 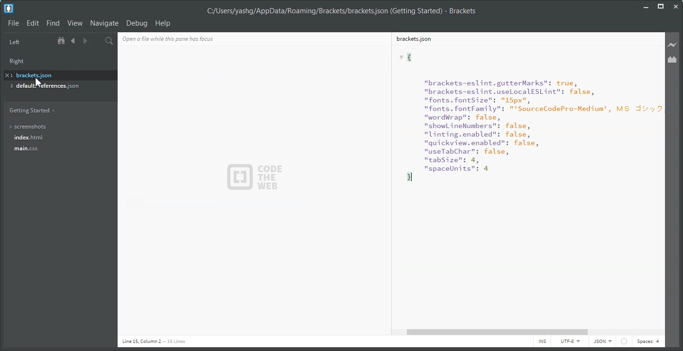 What do you see at coordinates (525, 186) in the screenshot?
I see `Text` at bounding box center [525, 186].